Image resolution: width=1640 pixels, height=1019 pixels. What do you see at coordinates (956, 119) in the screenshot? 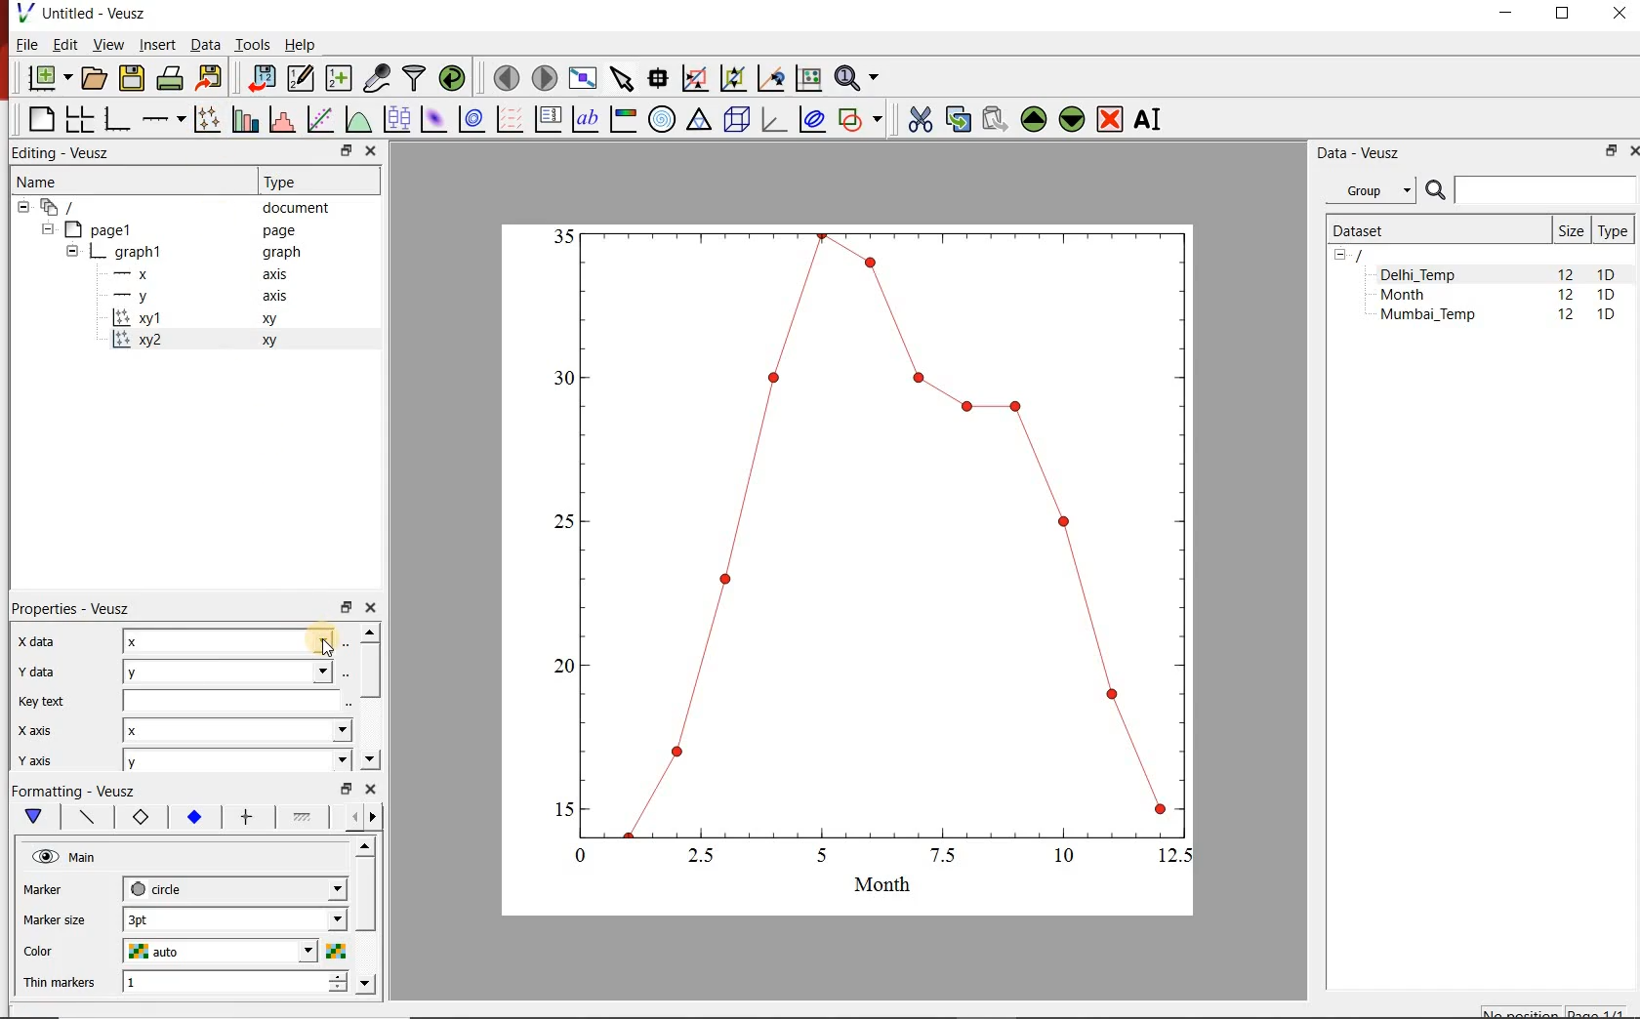
I see `copy the selected widget` at bounding box center [956, 119].